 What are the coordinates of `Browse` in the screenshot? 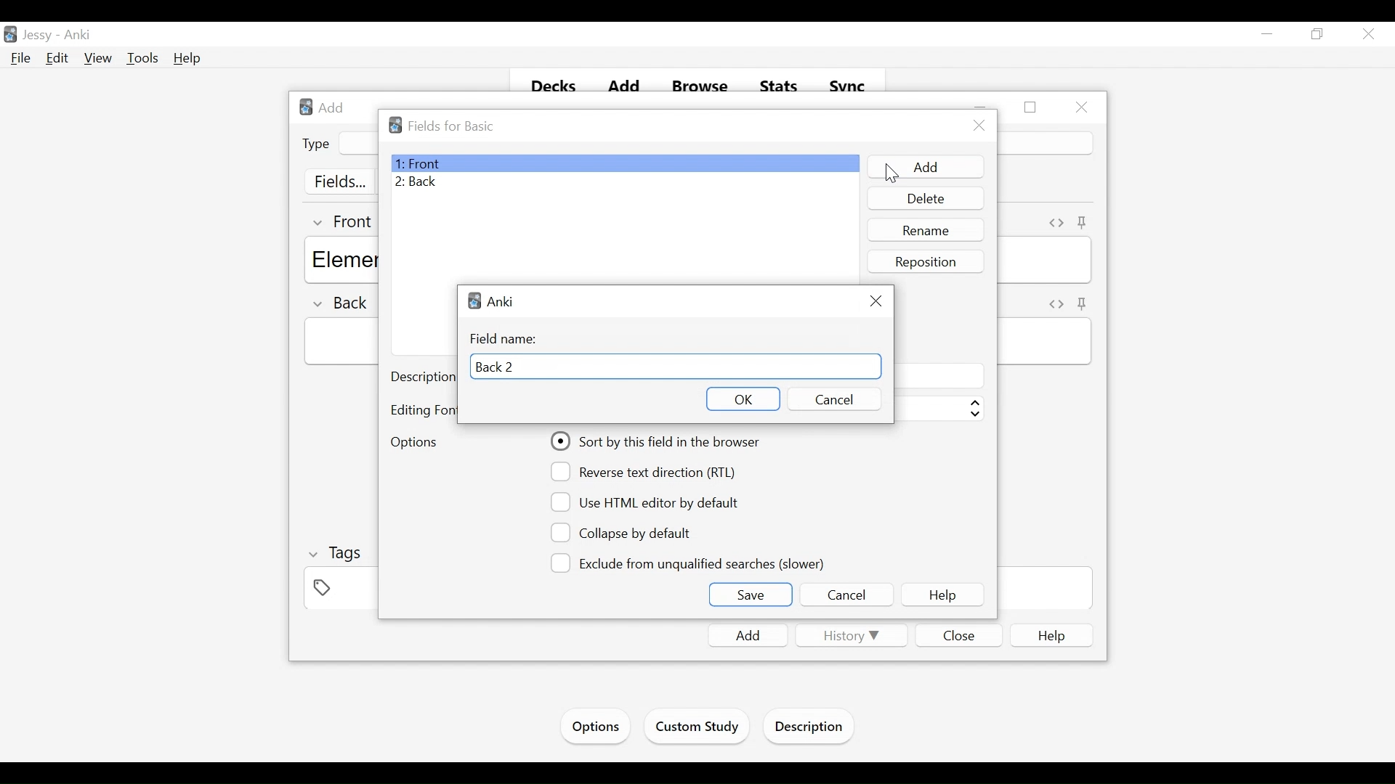 It's located at (703, 87).